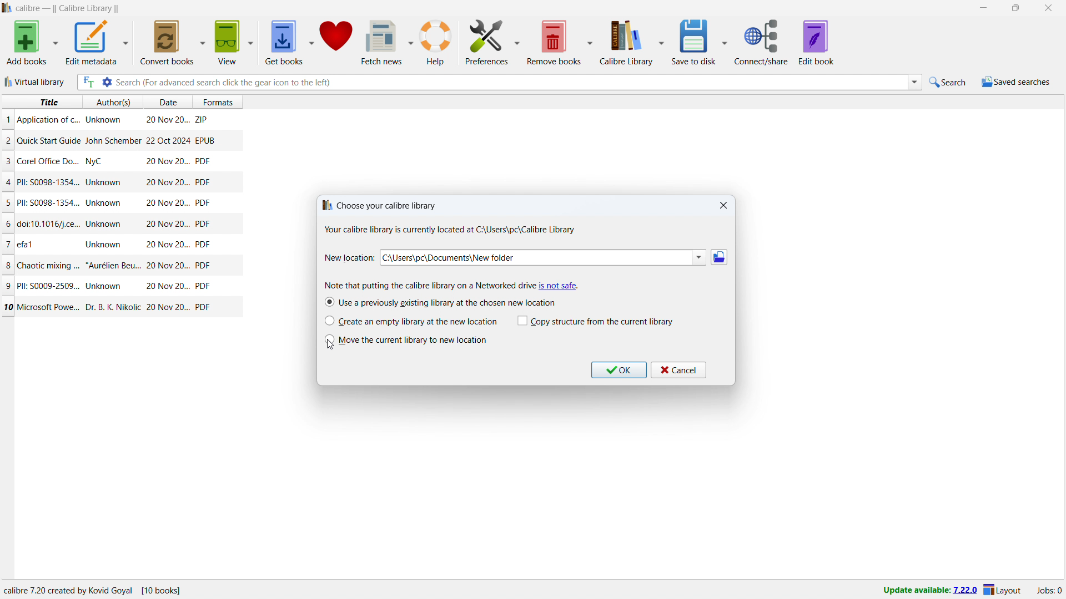 The width and height of the screenshot is (1066, 599). Describe the element at coordinates (169, 266) in the screenshot. I see `Date` at that location.